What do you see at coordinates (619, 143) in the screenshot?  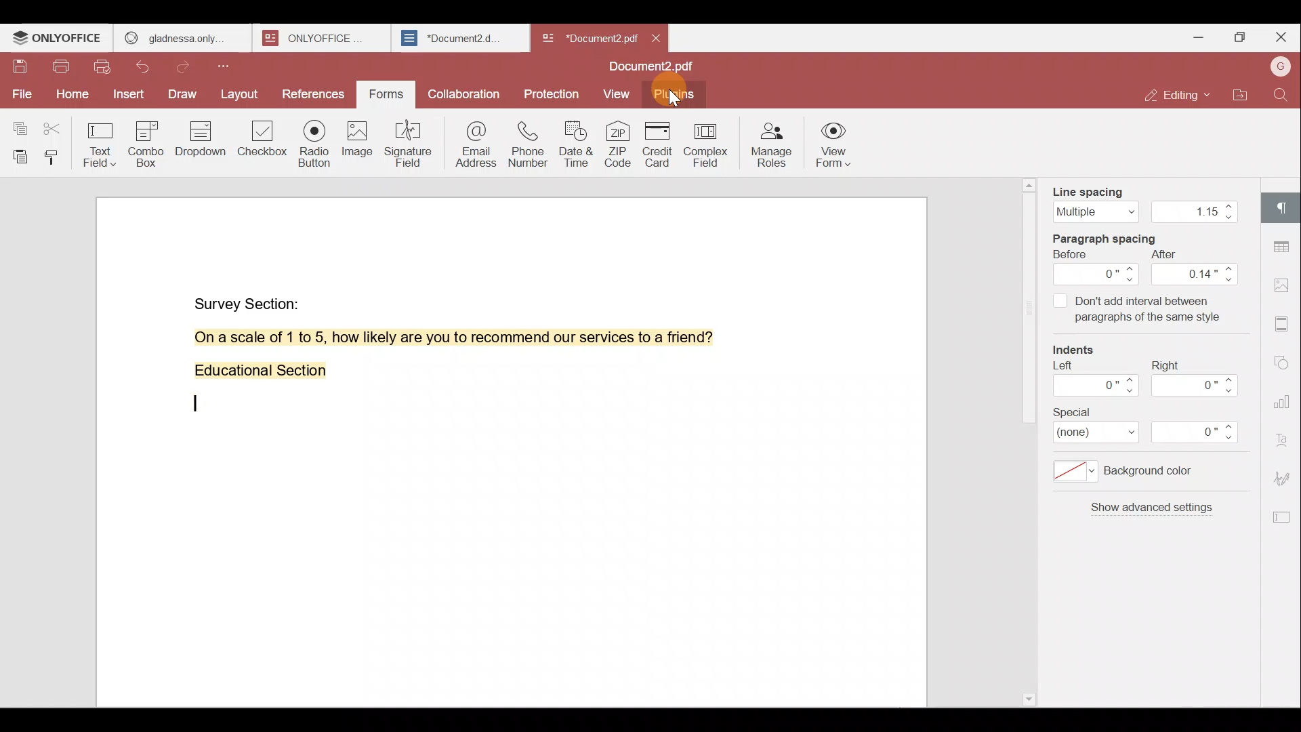 I see `ZIP code` at bounding box center [619, 143].